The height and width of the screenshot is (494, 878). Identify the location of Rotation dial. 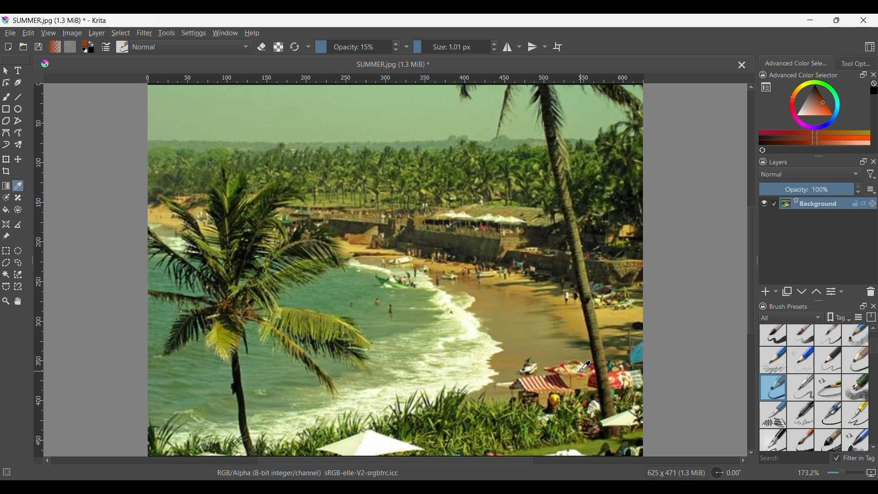
(717, 473).